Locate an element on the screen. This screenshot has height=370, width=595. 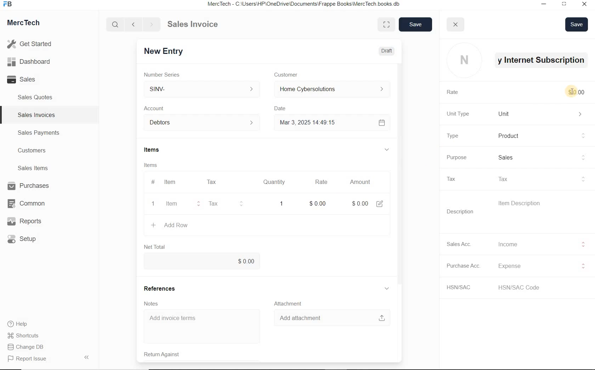
Setup is located at coordinates (30, 239).